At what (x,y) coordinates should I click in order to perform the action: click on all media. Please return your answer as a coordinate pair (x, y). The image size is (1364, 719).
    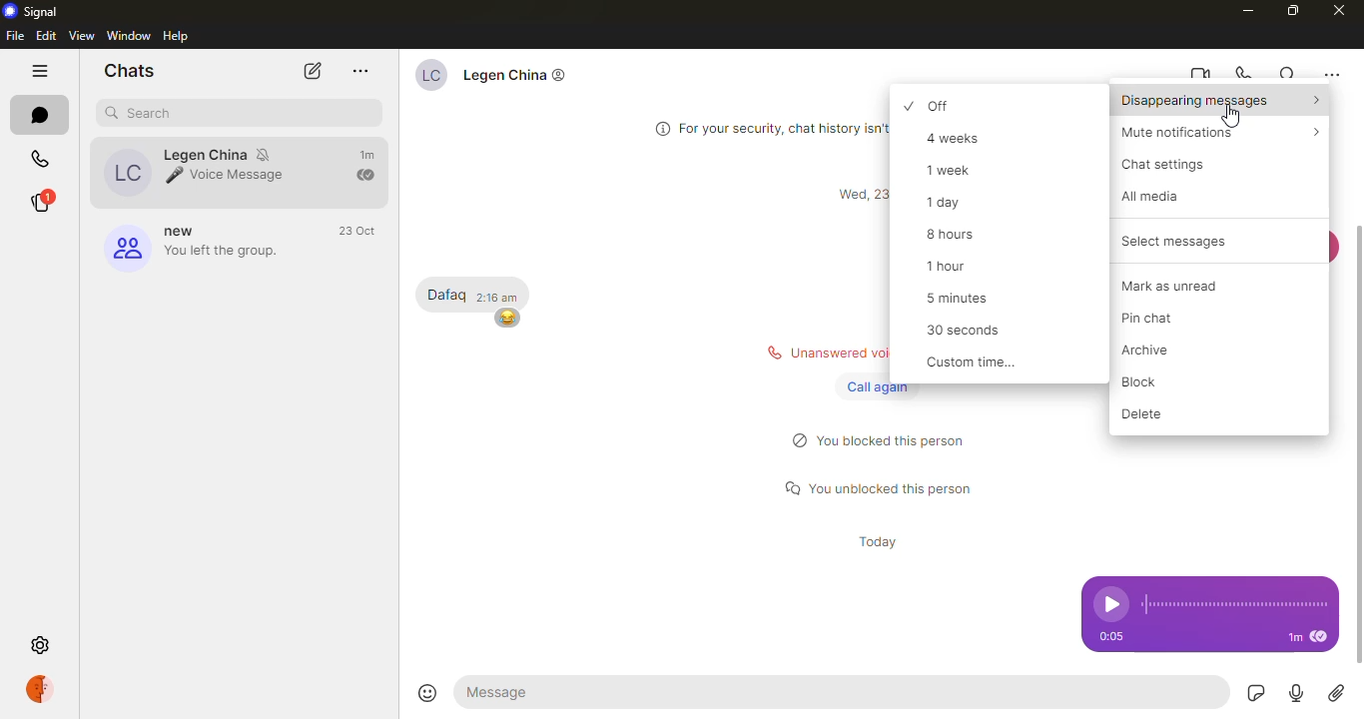
    Looking at the image, I should click on (1157, 196).